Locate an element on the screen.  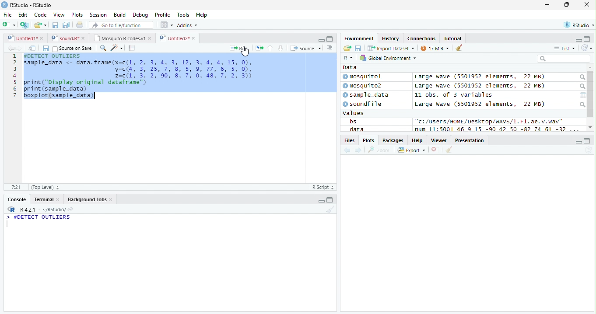
R 4.2.1 - ~/RStudio/ is located at coordinates (43, 210).